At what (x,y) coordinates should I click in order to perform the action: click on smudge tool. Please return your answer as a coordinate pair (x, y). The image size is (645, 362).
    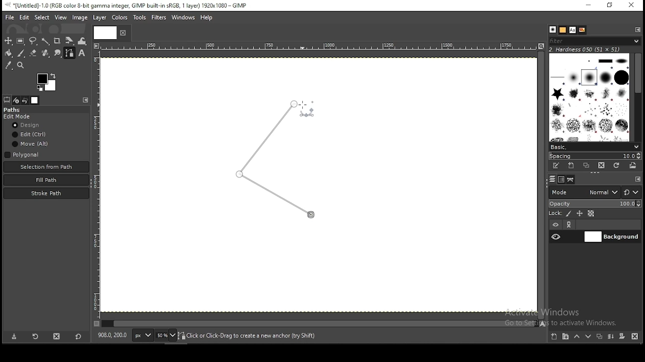
    Looking at the image, I should click on (58, 53).